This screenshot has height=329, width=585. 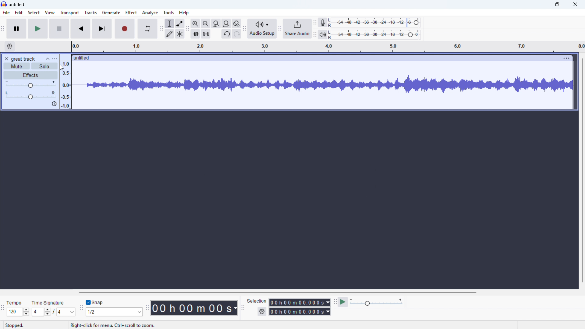 What do you see at coordinates (297, 29) in the screenshot?
I see `Share audio ` at bounding box center [297, 29].